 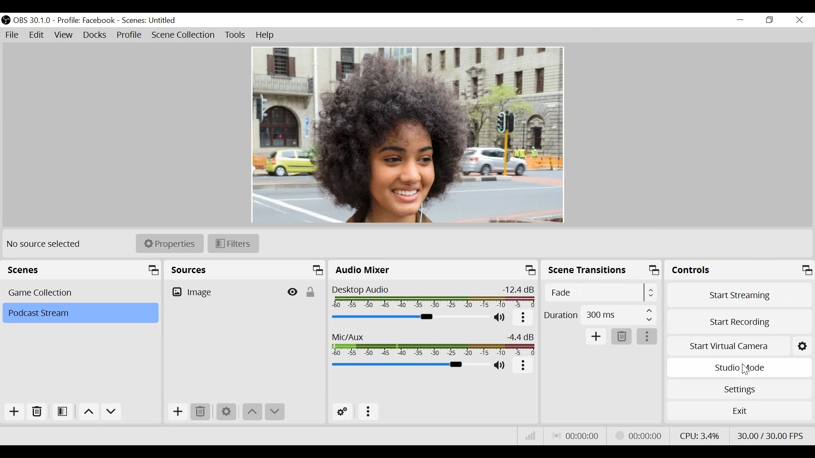 I want to click on more options, so click(x=523, y=318).